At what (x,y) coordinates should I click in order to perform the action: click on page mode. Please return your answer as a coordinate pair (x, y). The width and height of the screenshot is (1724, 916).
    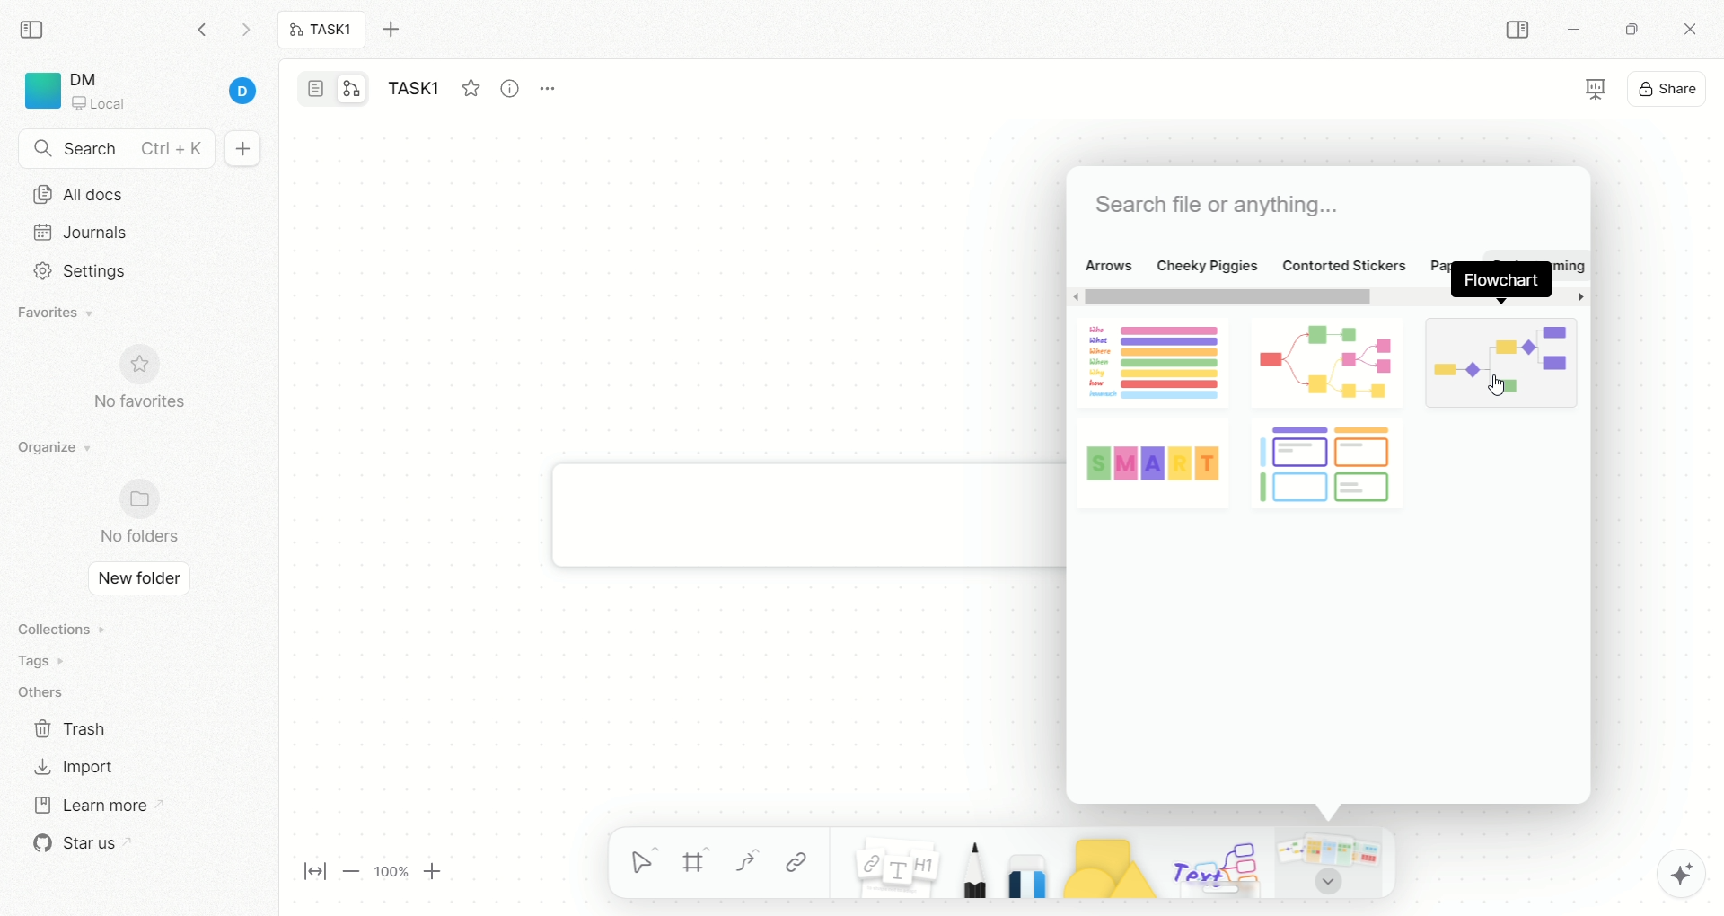
    Looking at the image, I should click on (317, 91).